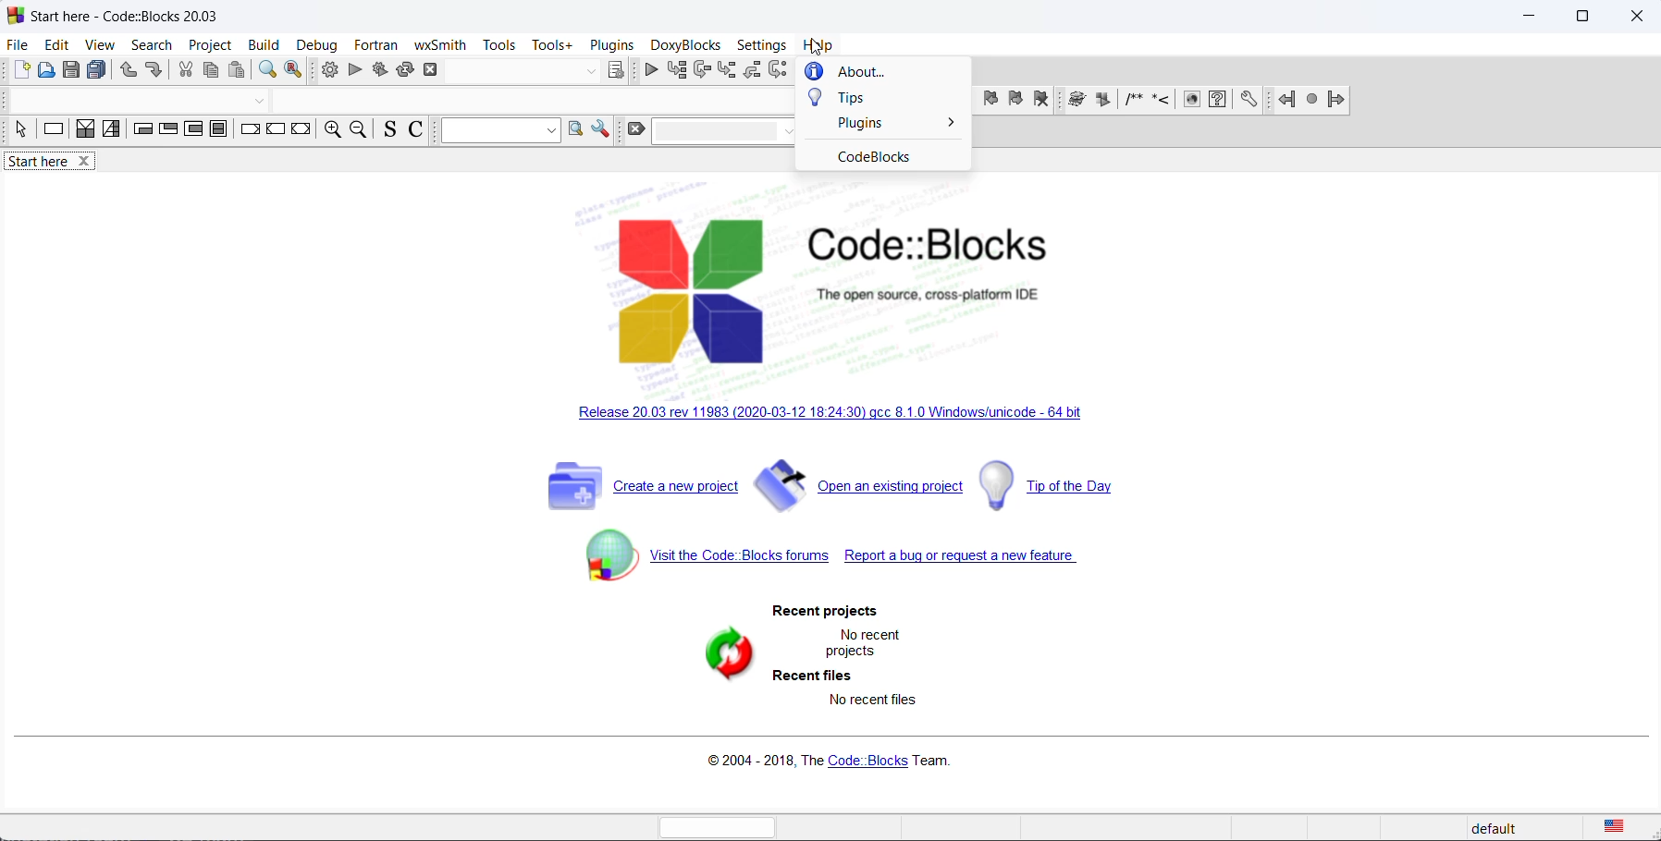 This screenshot has width=1661, height=841. I want to click on default, so click(1501, 824).